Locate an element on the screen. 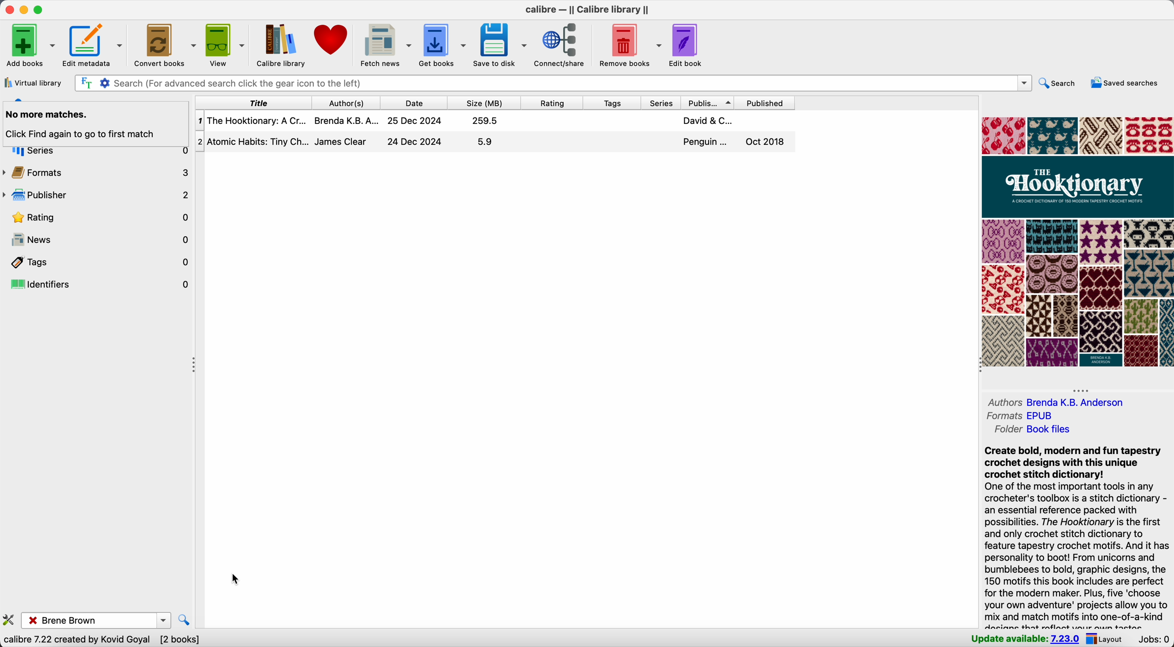  close is located at coordinates (29, 622).